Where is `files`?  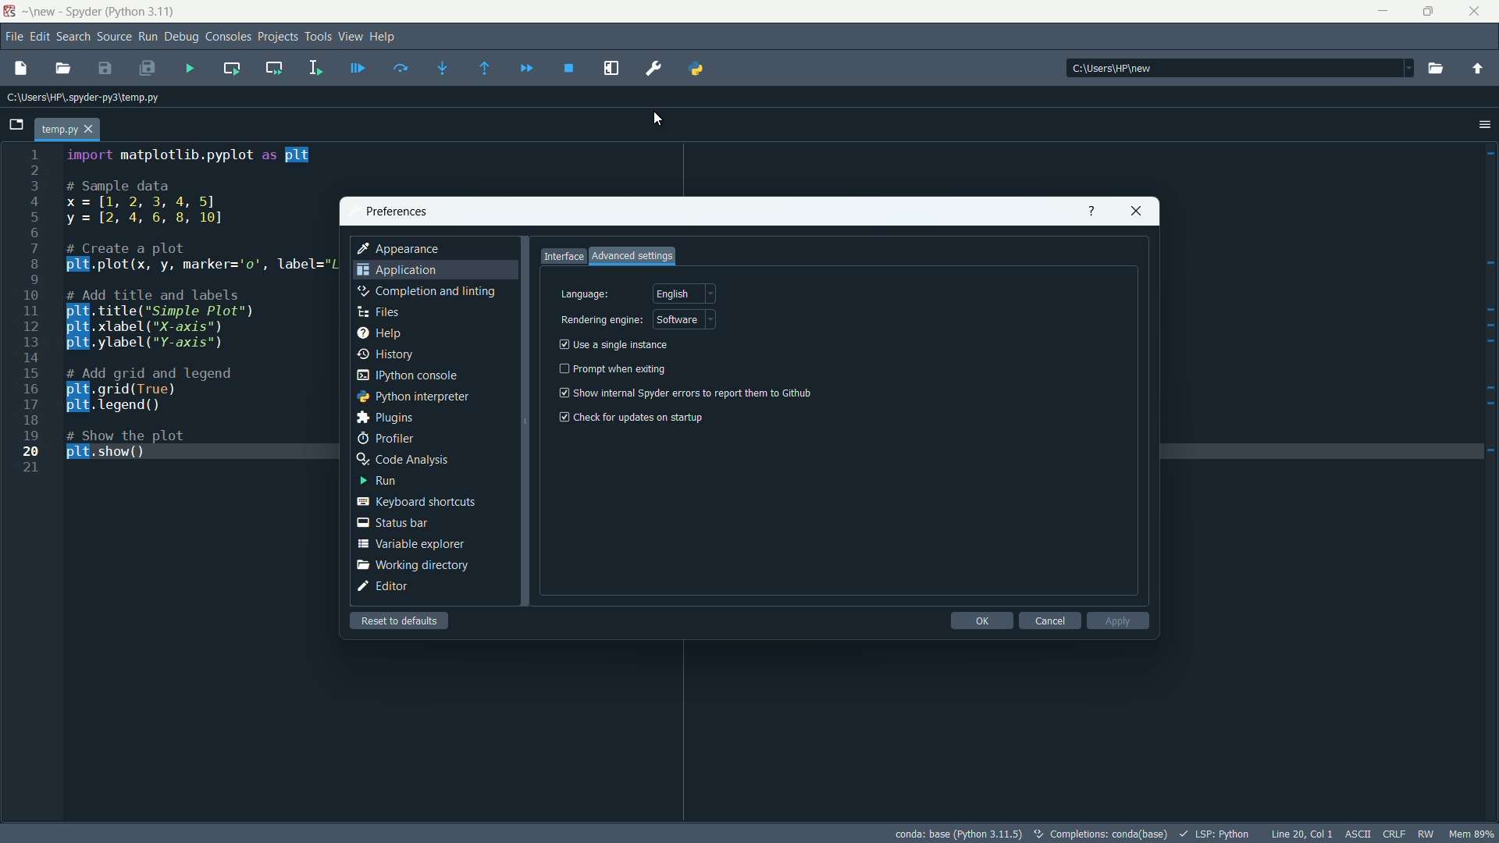
files is located at coordinates (379, 312).